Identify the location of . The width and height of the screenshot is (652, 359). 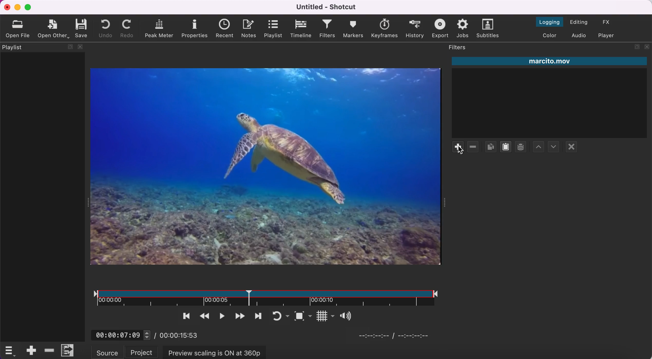
(346, 315).